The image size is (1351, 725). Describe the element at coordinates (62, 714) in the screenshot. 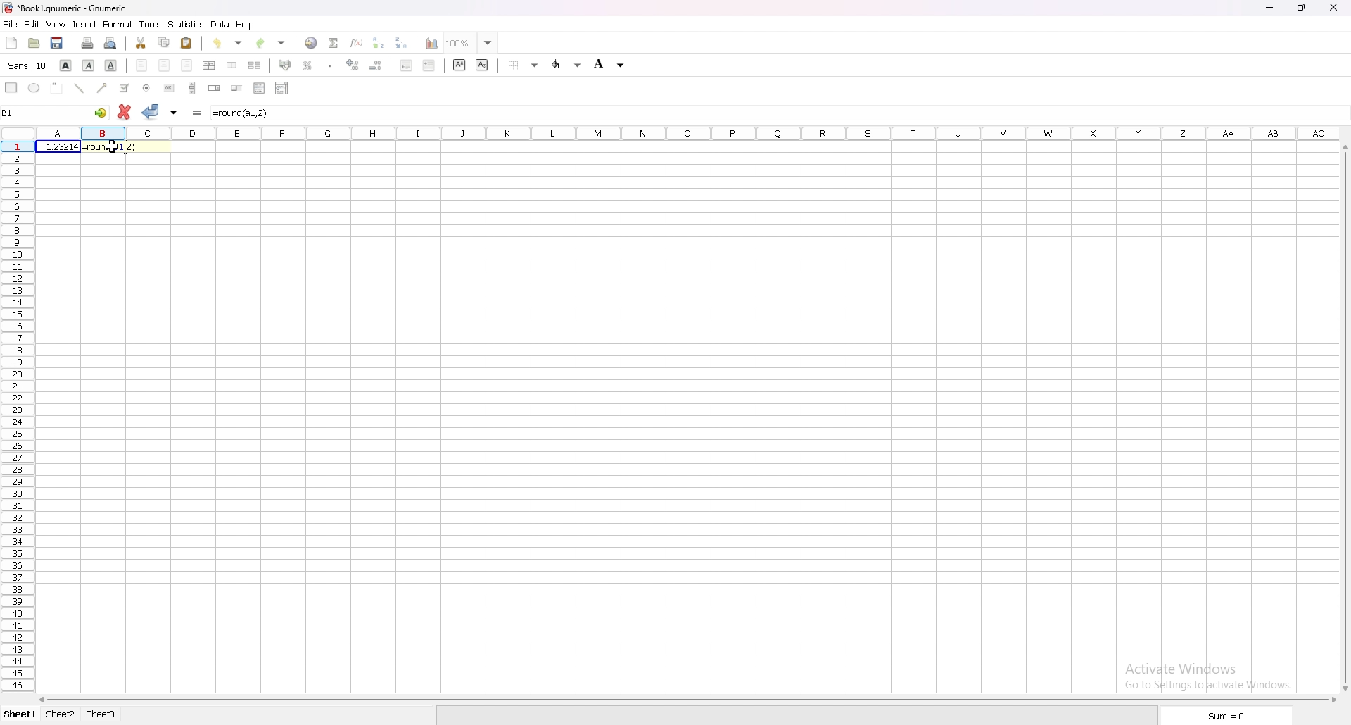

I see `sheet 2` at that location.